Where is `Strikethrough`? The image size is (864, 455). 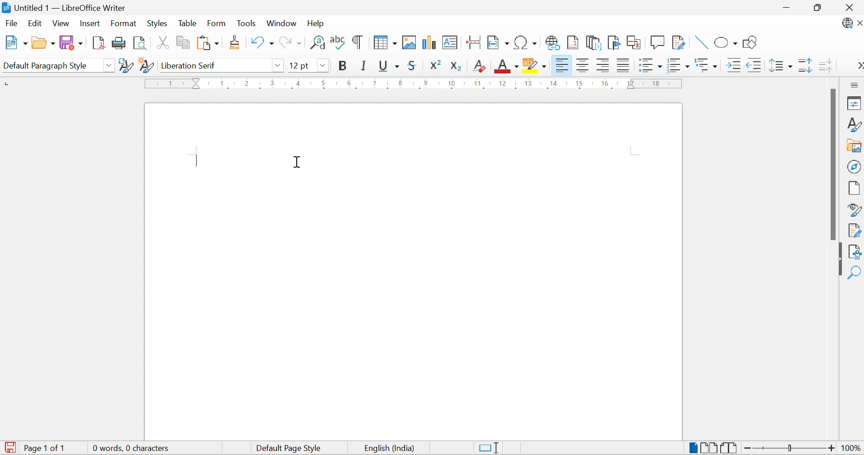
Strikethrough is located at coordinates (414, 66).